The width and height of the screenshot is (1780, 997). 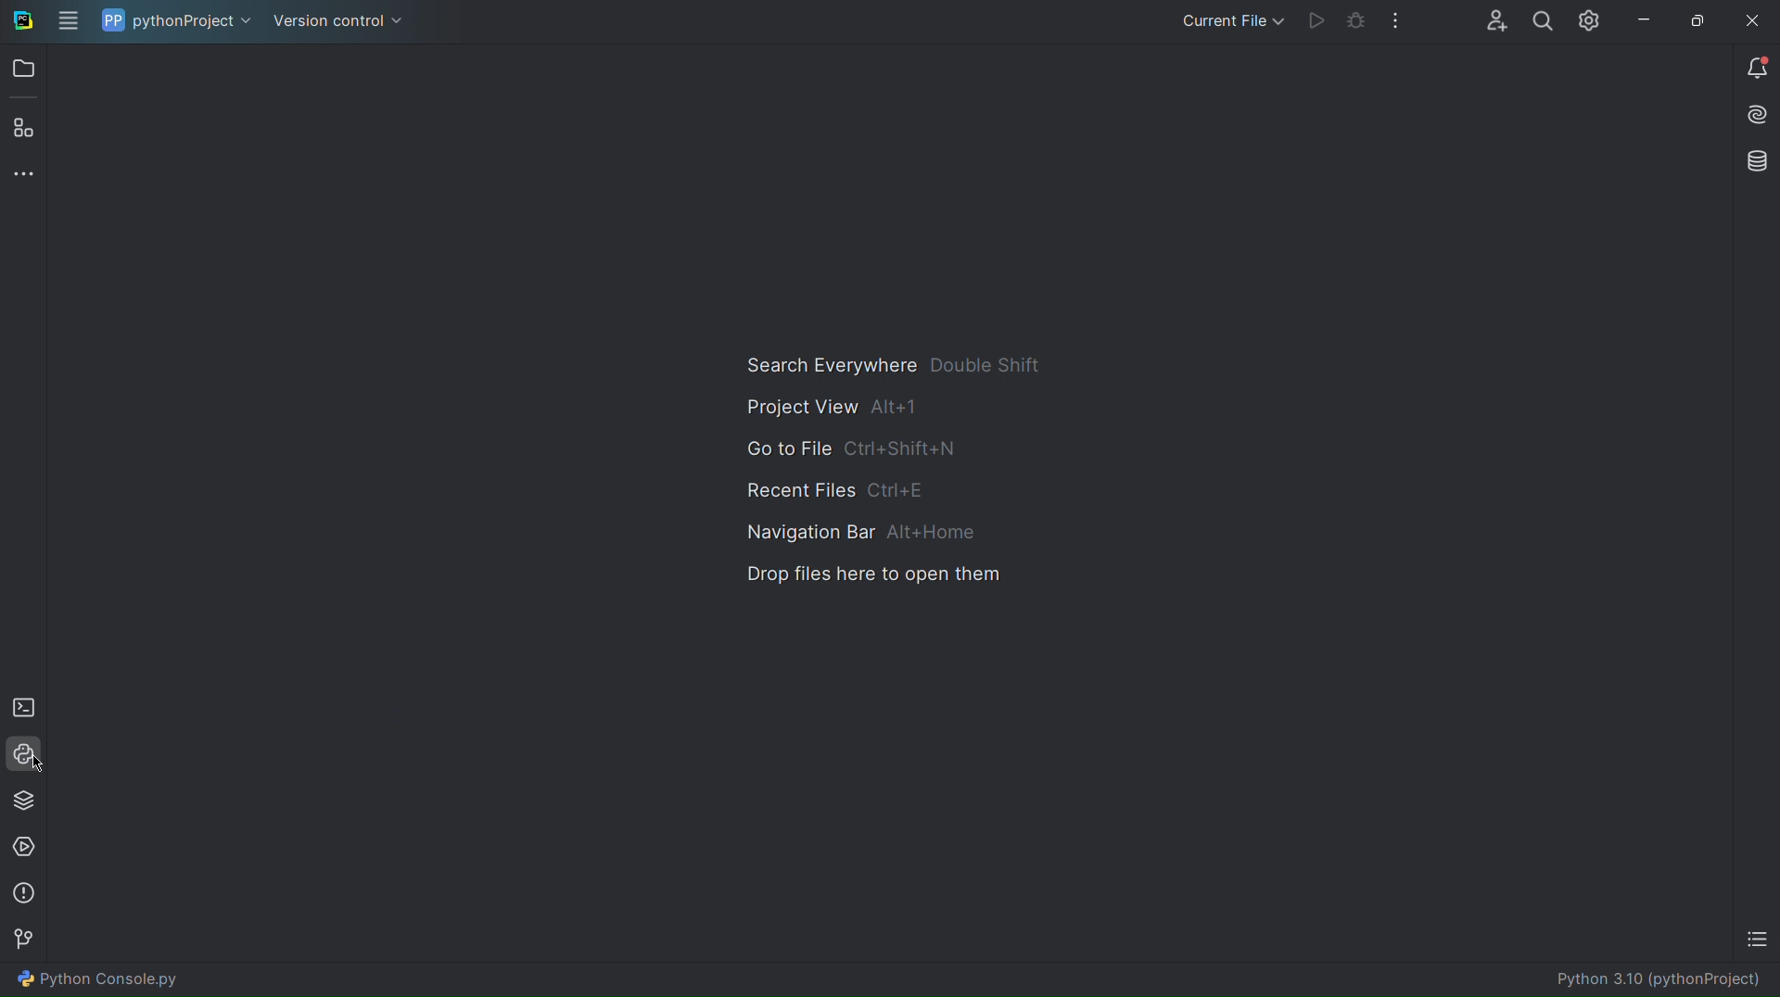 I want to click on Cursor on Python Consoles, so click(x=24, y=756).